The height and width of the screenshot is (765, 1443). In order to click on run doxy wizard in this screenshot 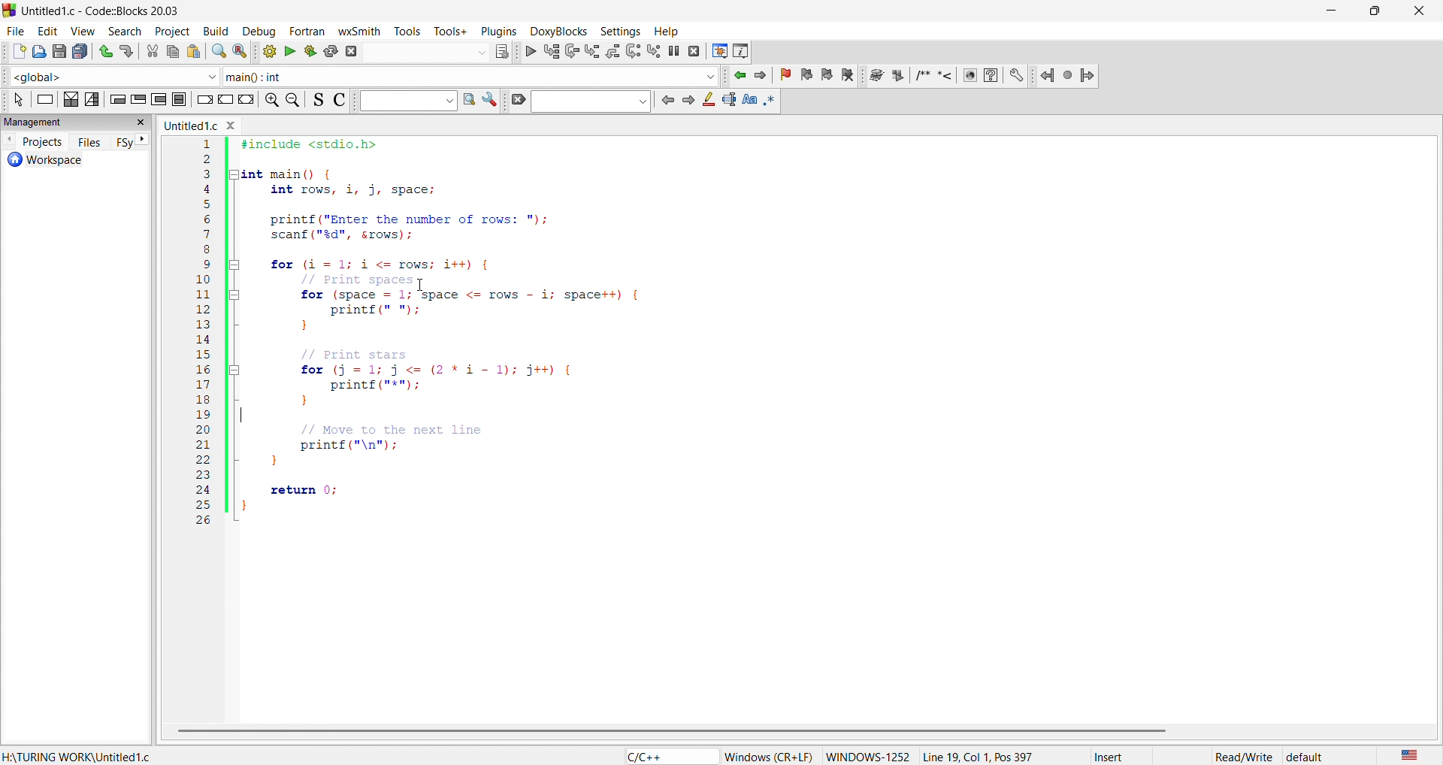, I will do `click(876, 75)`.